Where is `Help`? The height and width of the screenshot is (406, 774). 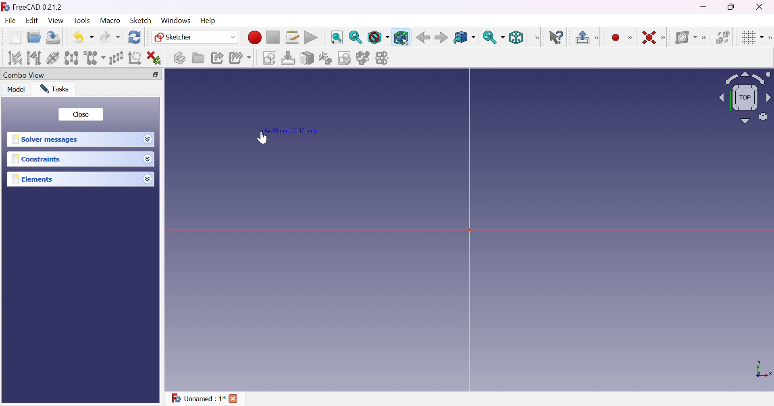 Help is located at coordinates (209, 21).